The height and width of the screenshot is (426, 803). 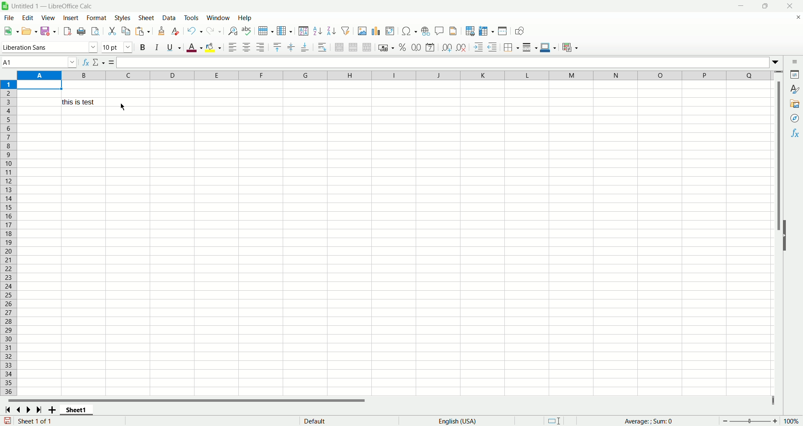 I want to click on properties, so click(x=795, y=74).